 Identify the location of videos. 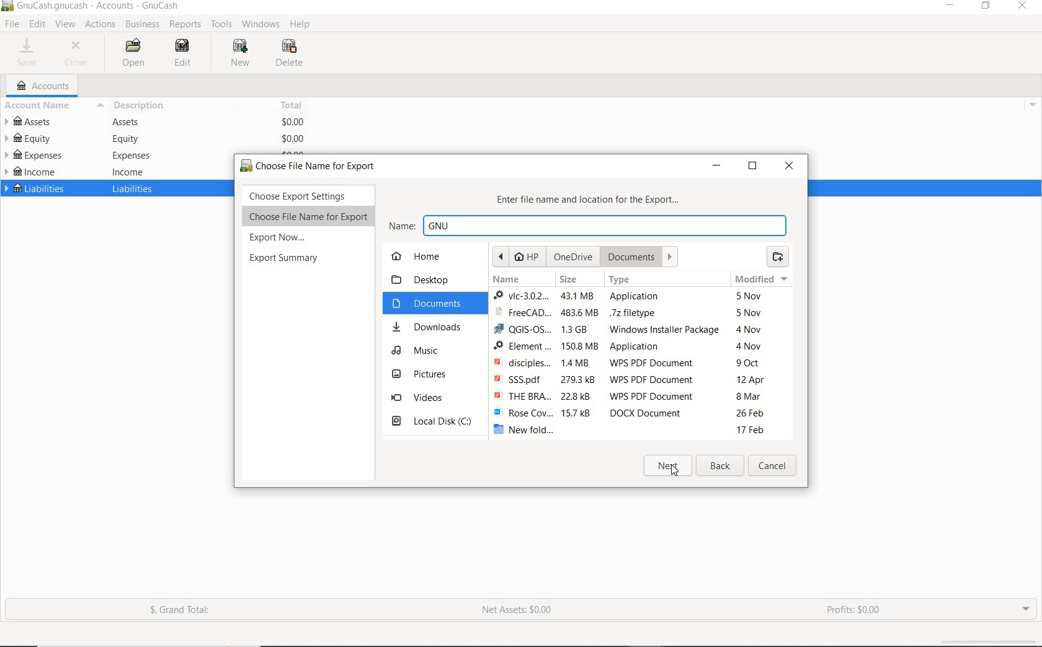
(422, 398).